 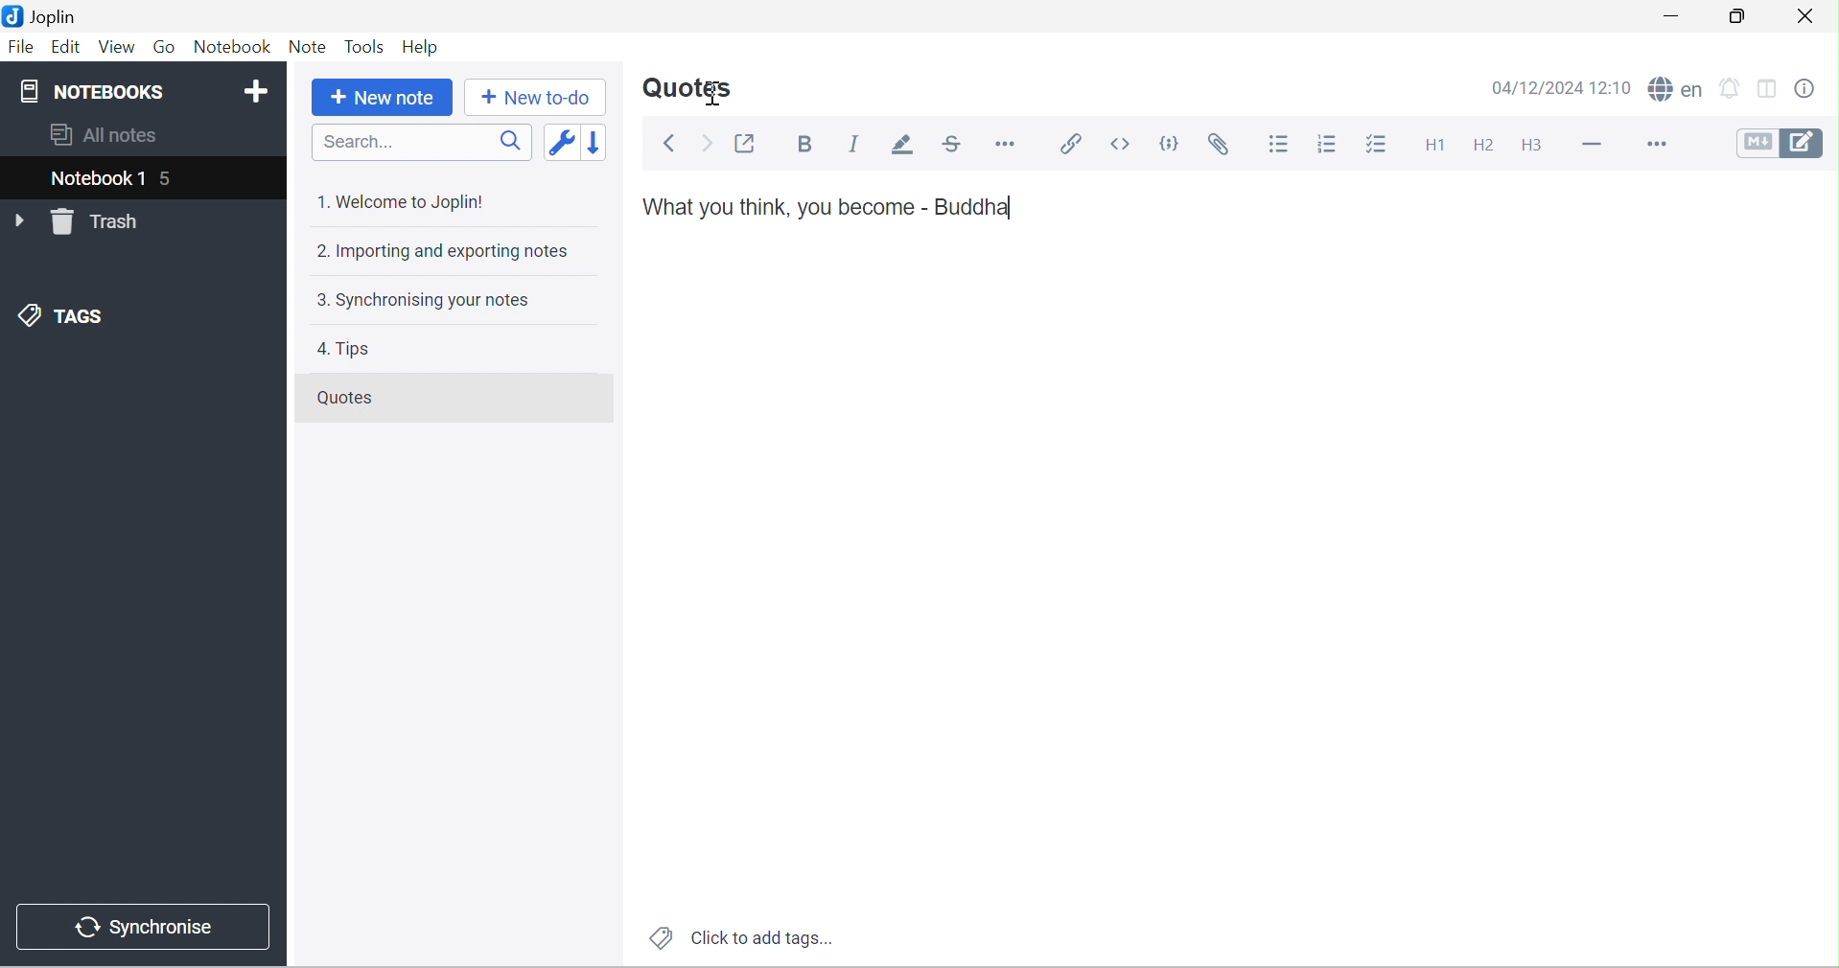 What do you see at coordinates (951, 145) in the screenshot?
I see `Strikethrough` at bounding box center [951, 145].